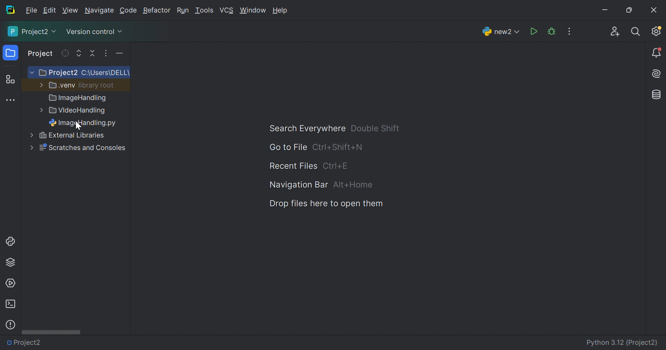 This screenshot has height=350, width=666. What do you see at coordinates (129, 11) in the screenshot?
I see `Code` at bounding box center [129, 11].